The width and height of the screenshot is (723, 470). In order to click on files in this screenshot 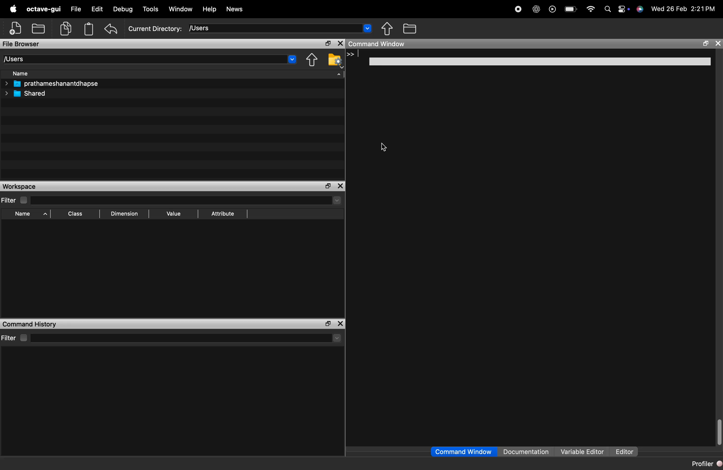, I will do `click(410, 28)`.